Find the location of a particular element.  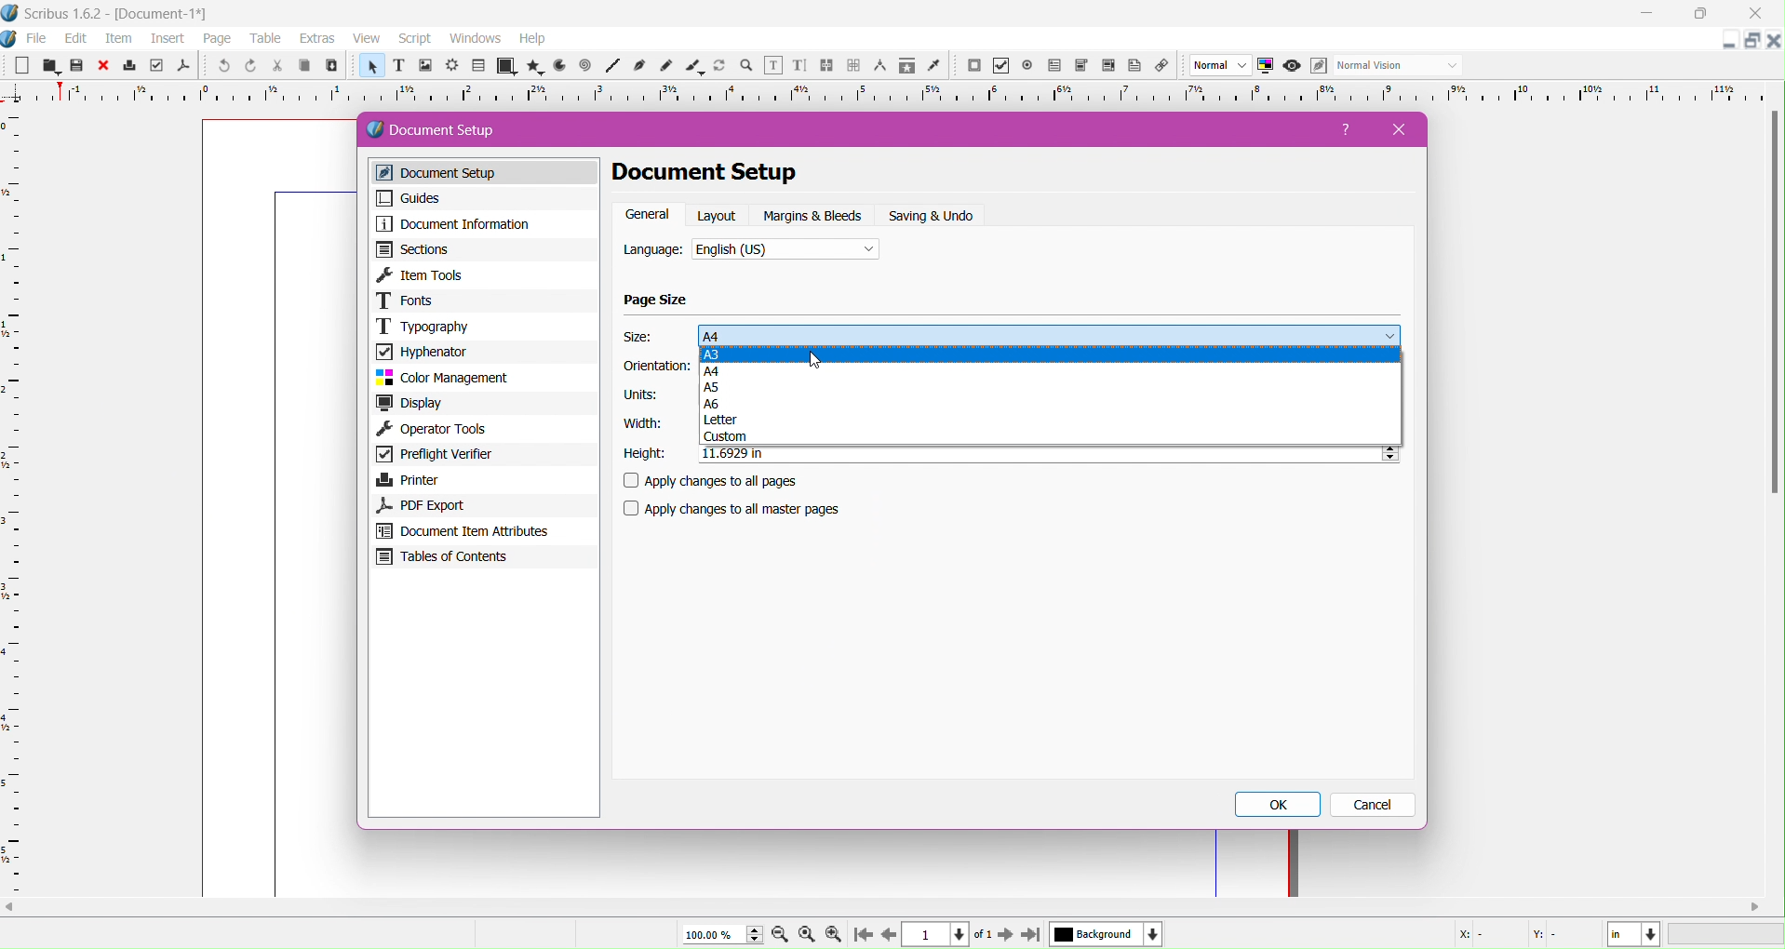

pdf checkbox is located at coordinates (1054, 66).